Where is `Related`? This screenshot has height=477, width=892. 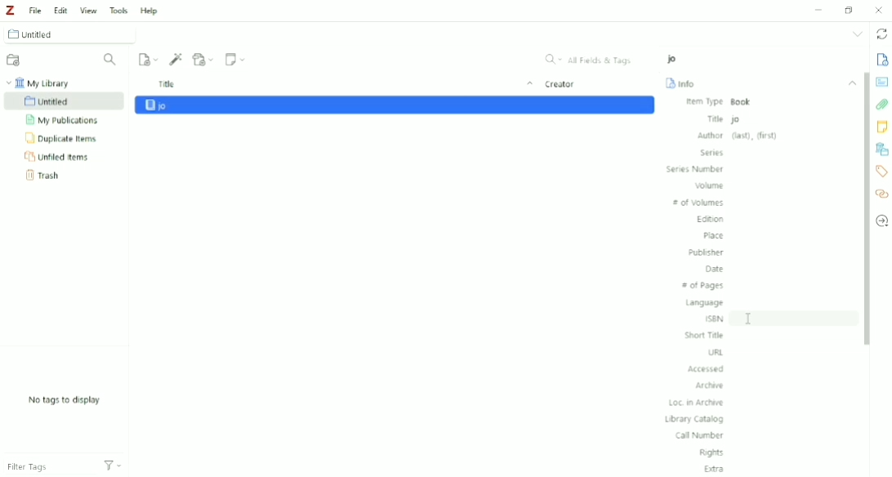 Related is located at coordinates (882, 195).